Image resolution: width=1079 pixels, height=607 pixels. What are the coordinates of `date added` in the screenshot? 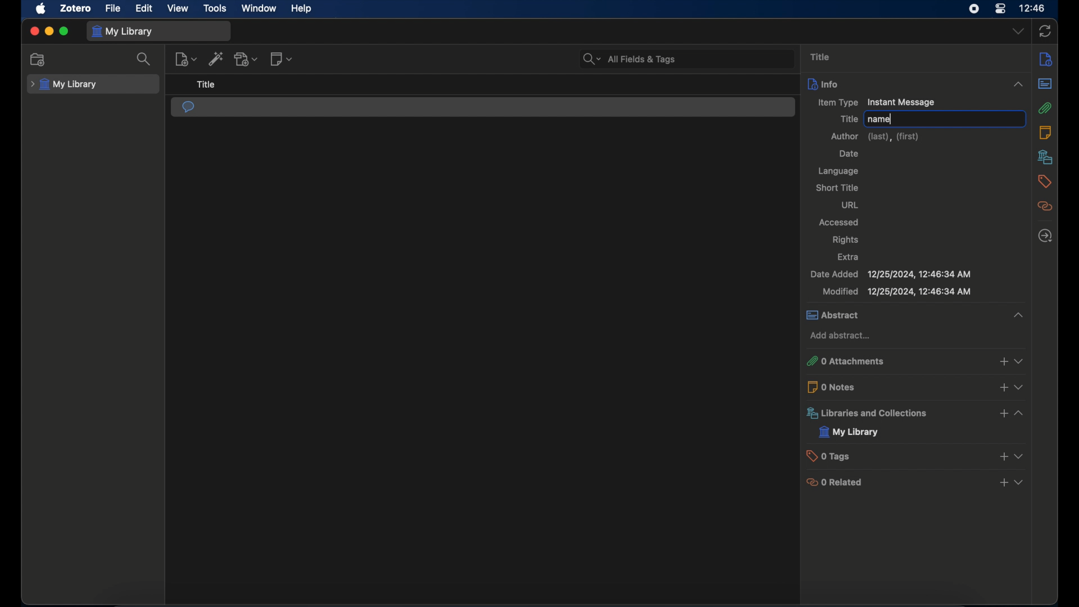 It's located at (891, 274).